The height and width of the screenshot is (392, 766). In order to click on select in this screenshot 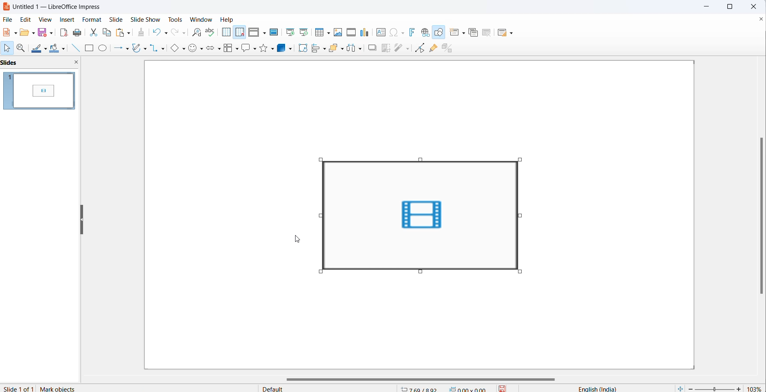, I will do `click(8, 49)`.